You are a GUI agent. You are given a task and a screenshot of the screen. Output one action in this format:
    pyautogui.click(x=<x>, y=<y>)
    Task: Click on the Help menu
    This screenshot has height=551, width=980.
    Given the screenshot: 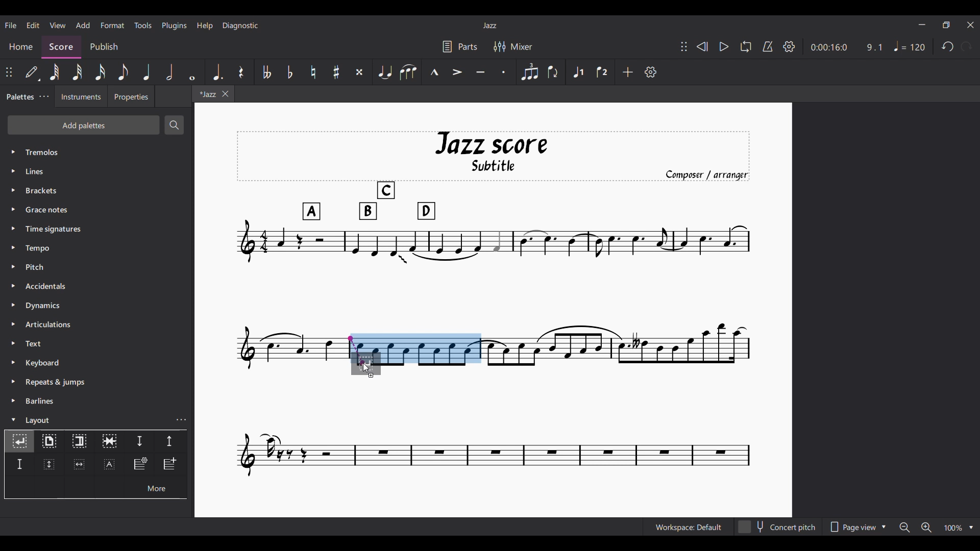 What is the action you would take?
    pyautogui.click(x=205, y=26)
    